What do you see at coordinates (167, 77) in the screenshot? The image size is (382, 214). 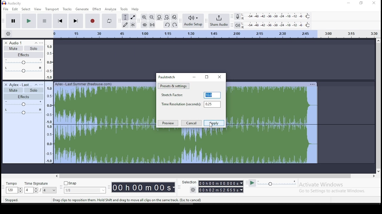 I see `paulstretch` at bounding box center [167, 77].